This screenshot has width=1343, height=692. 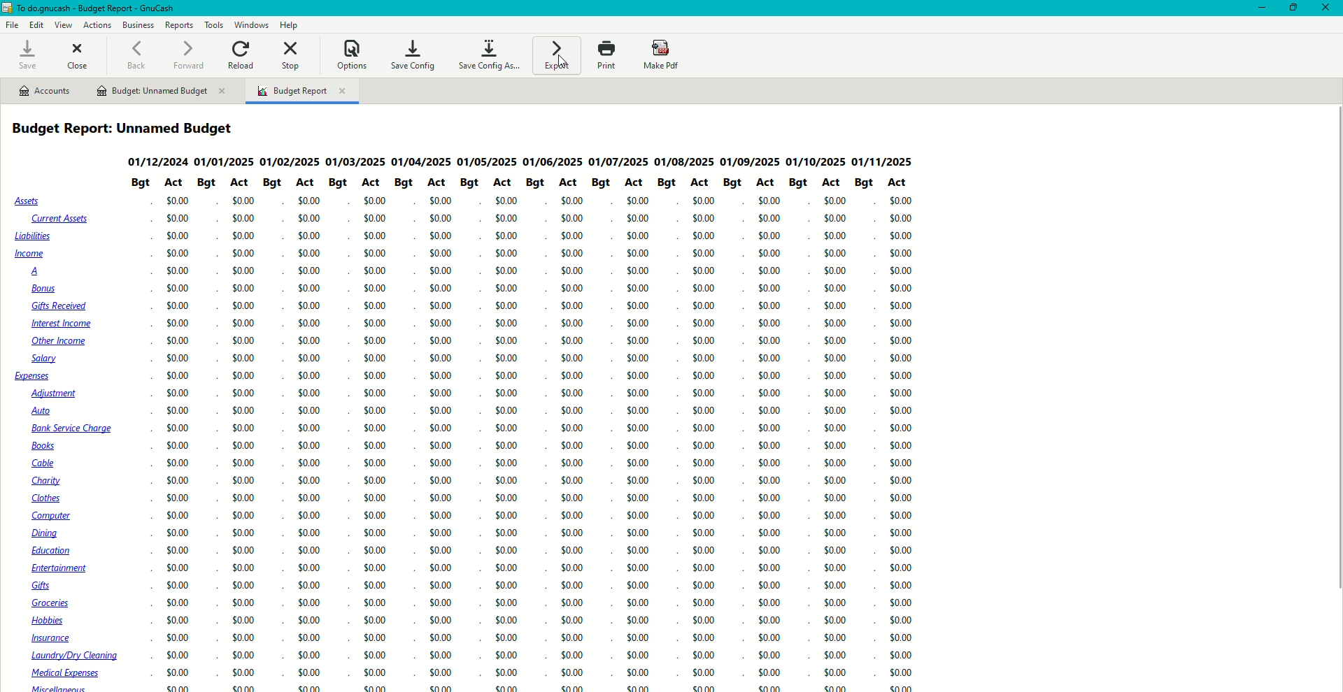 What do you see at coordinates (309, 252) in the screenshot?
I see `0.00` at bounding box center [309, 252].